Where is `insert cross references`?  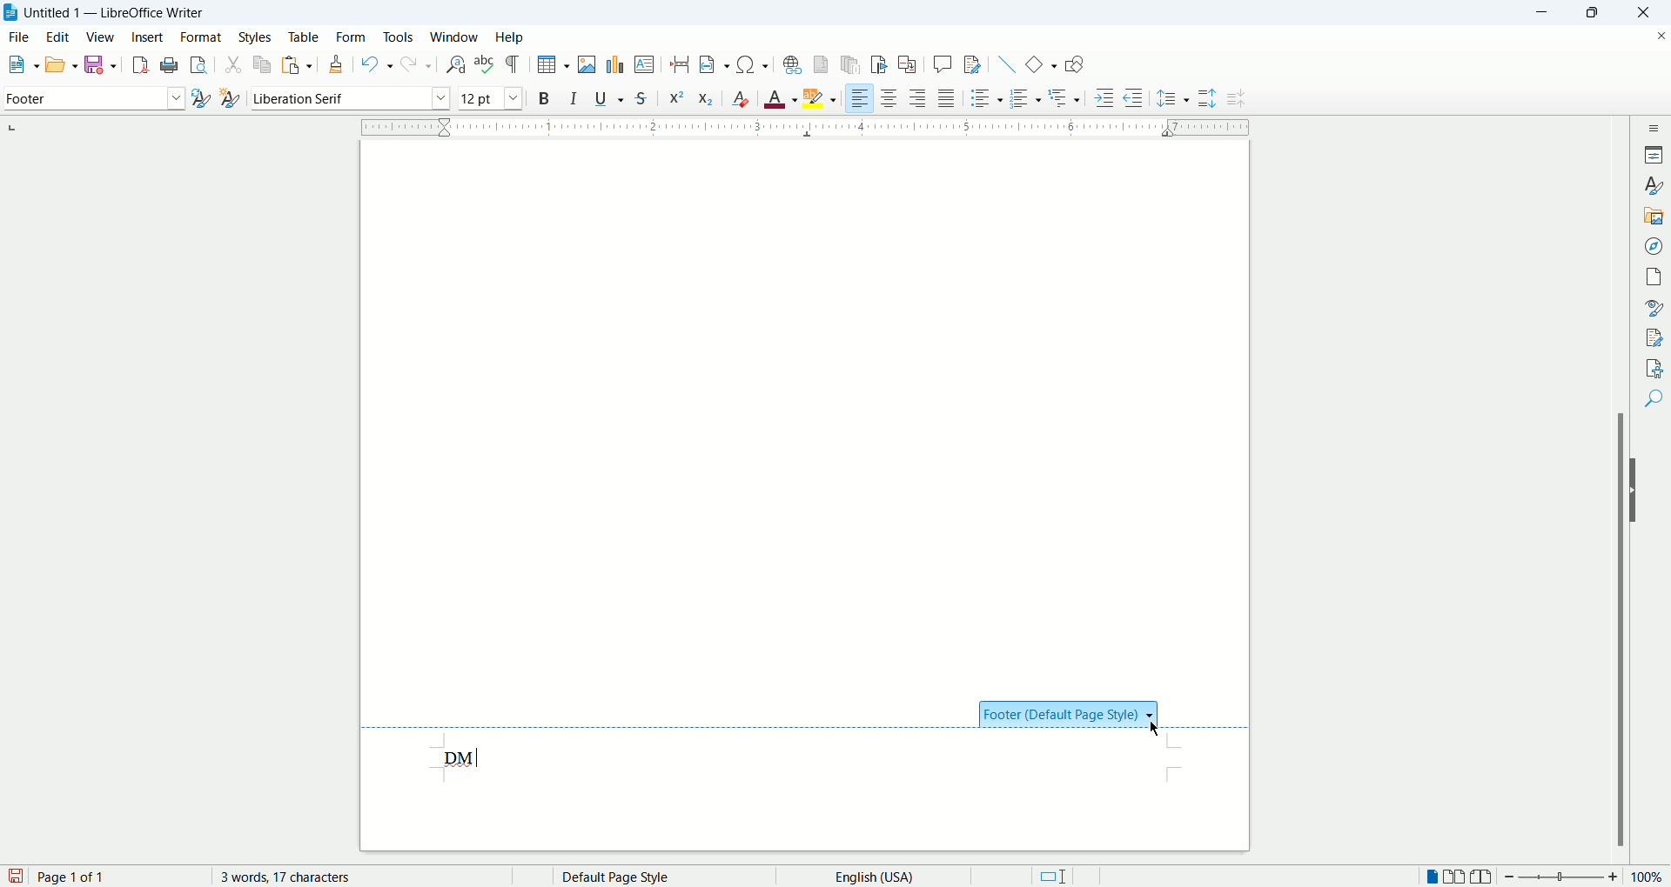 insert cross references is located at coordinates (908, 65).